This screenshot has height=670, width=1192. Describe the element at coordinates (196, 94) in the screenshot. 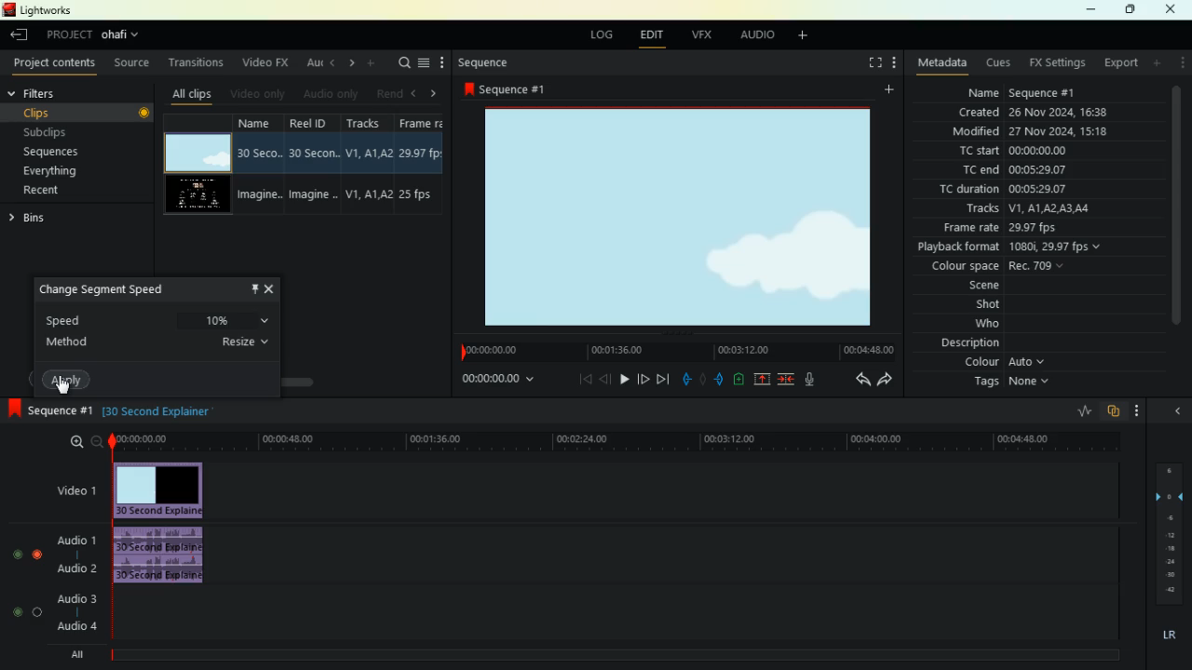

I see `all clips` at that location.